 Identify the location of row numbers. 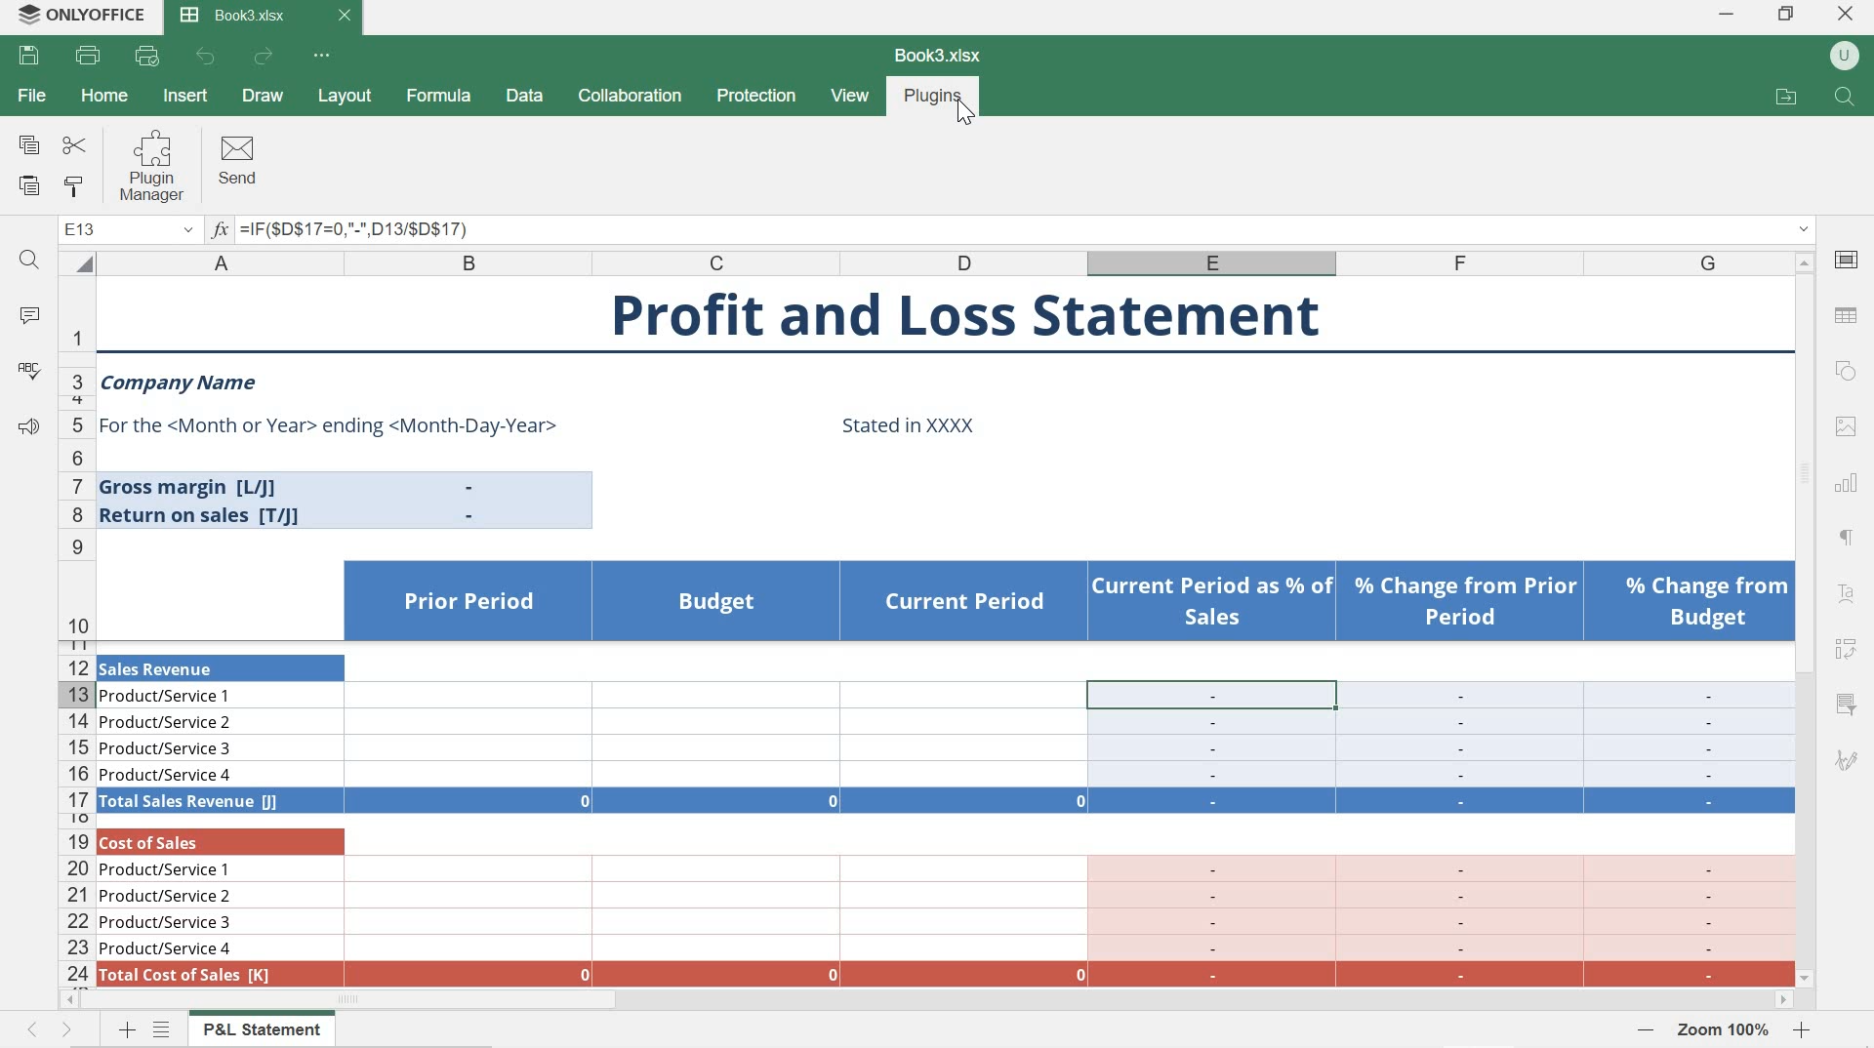
(76, 631).